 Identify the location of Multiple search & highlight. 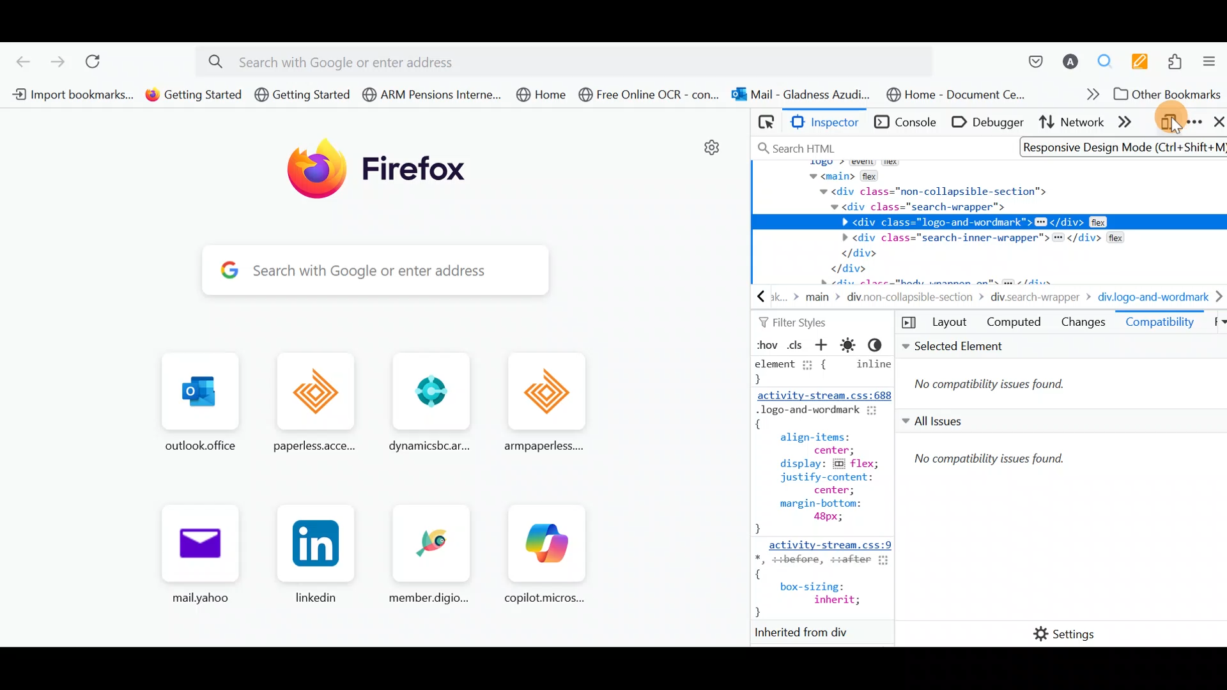
(1106, 58).